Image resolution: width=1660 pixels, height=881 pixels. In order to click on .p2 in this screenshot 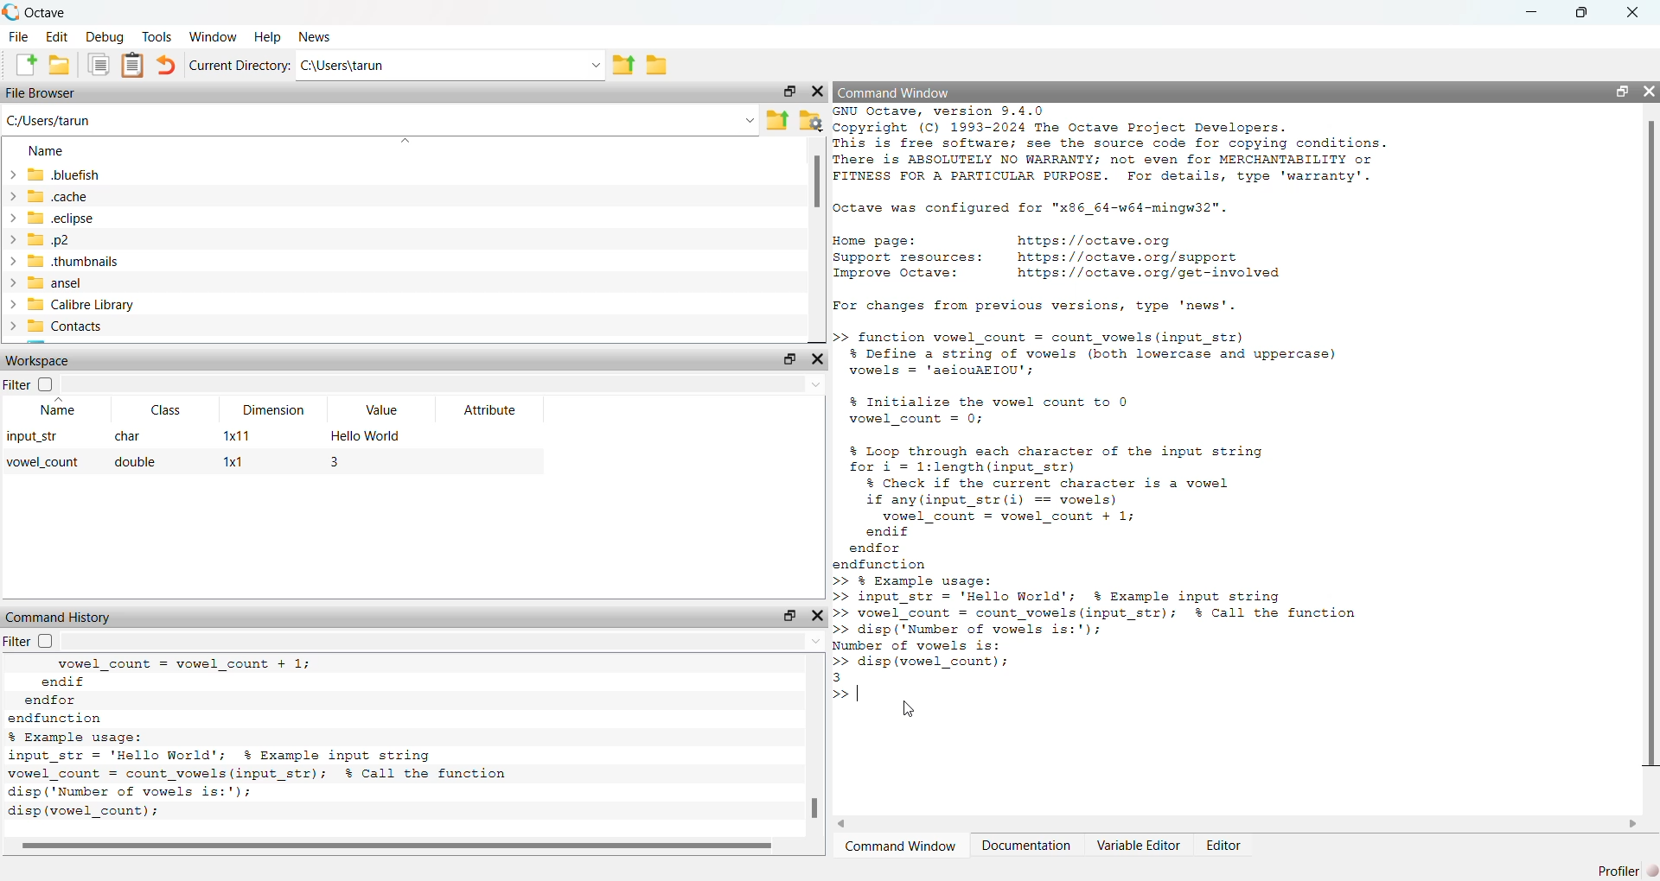, I will do `click(49, 239)`.